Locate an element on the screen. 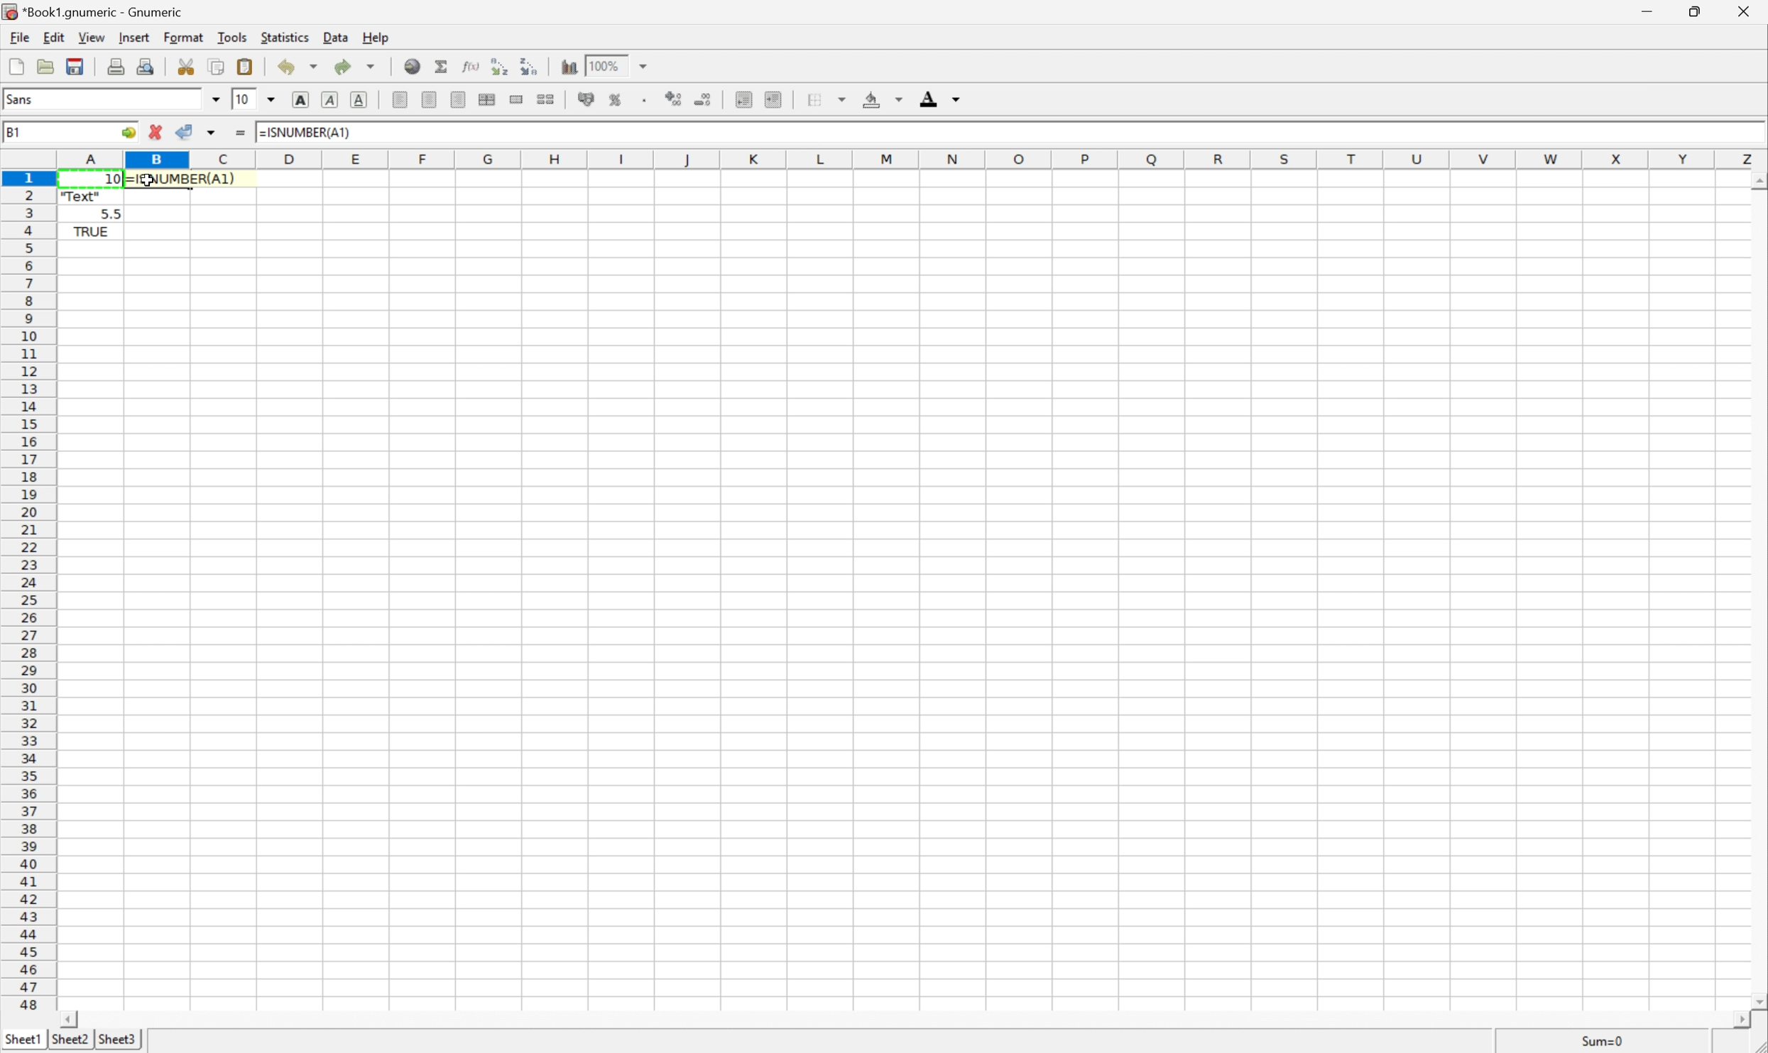  Accept changes is located at coordinates (187, 130).